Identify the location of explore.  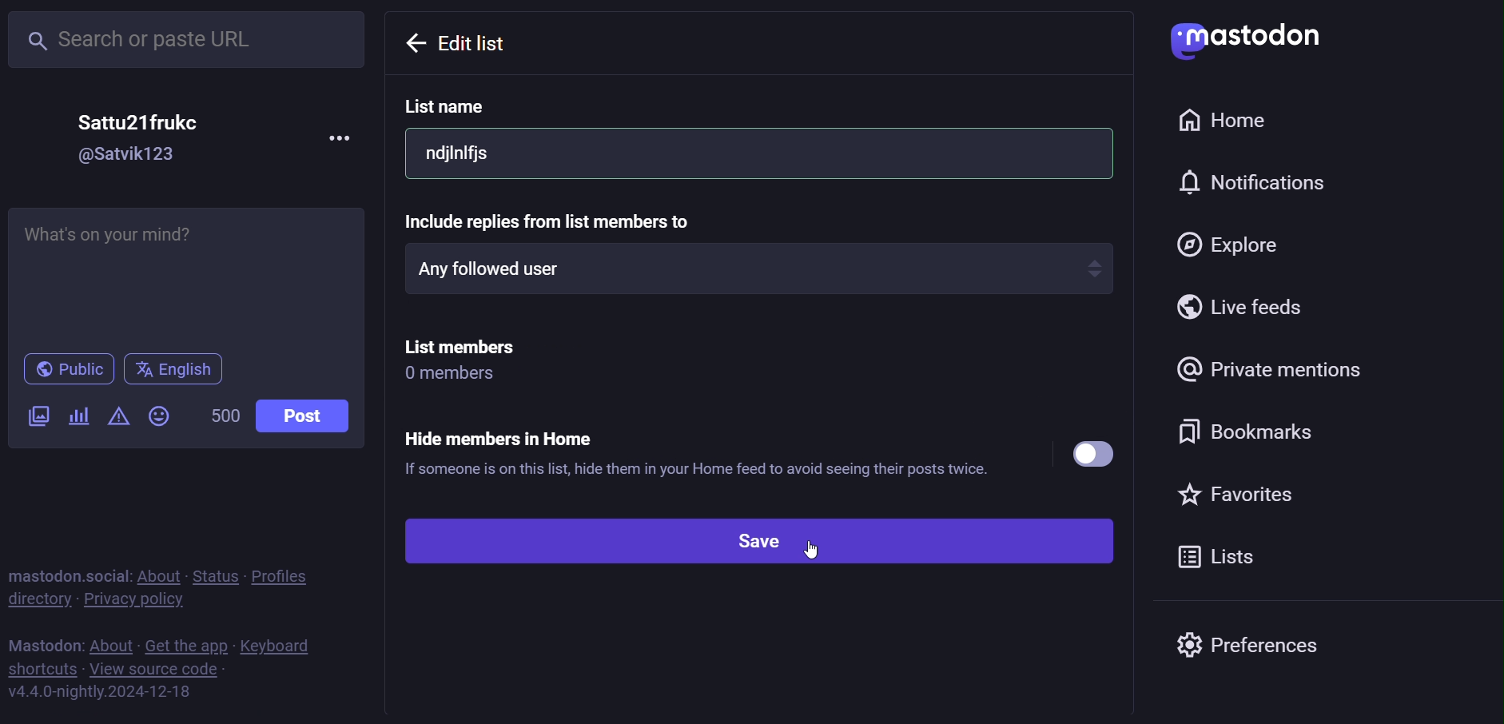
(1226, 244).